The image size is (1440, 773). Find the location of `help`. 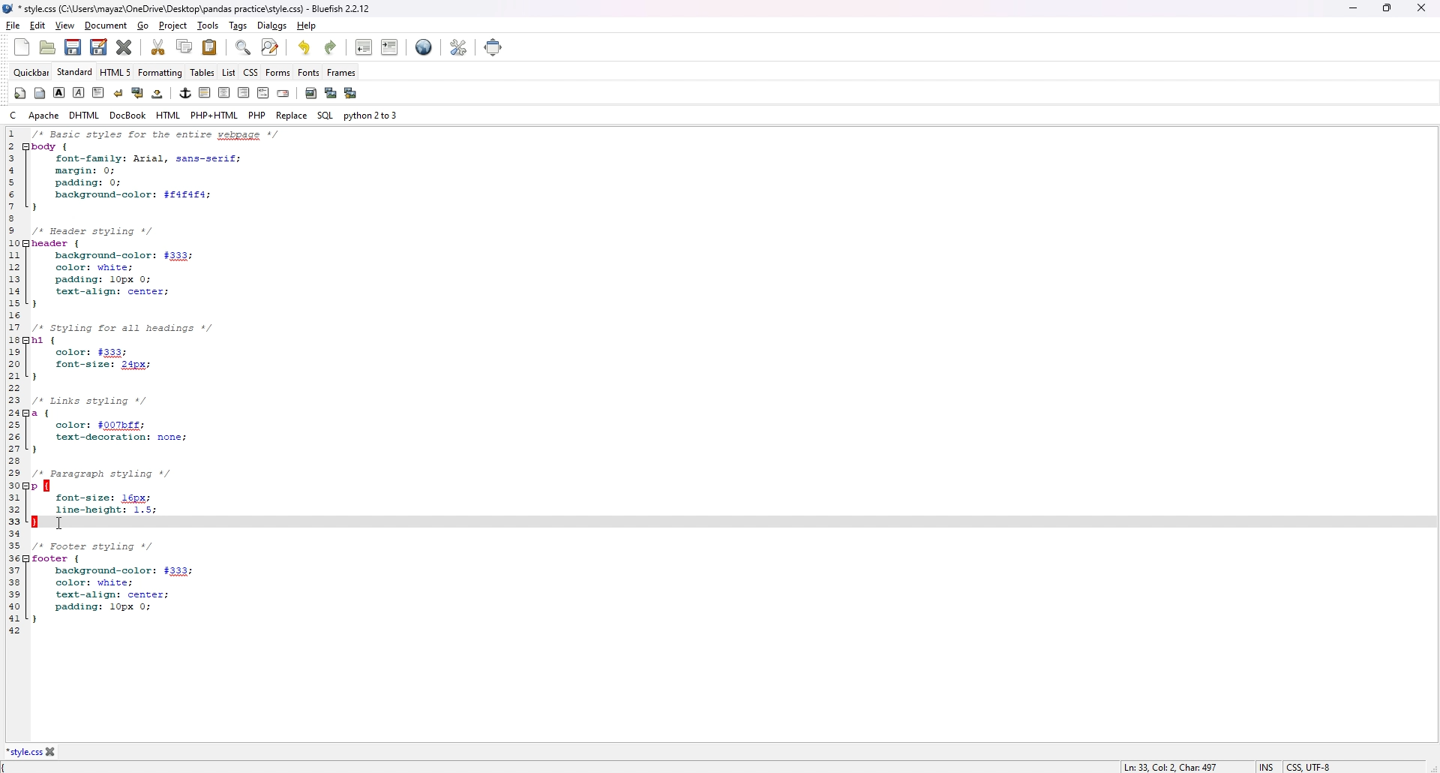

help is located at coordinates (307, 25).